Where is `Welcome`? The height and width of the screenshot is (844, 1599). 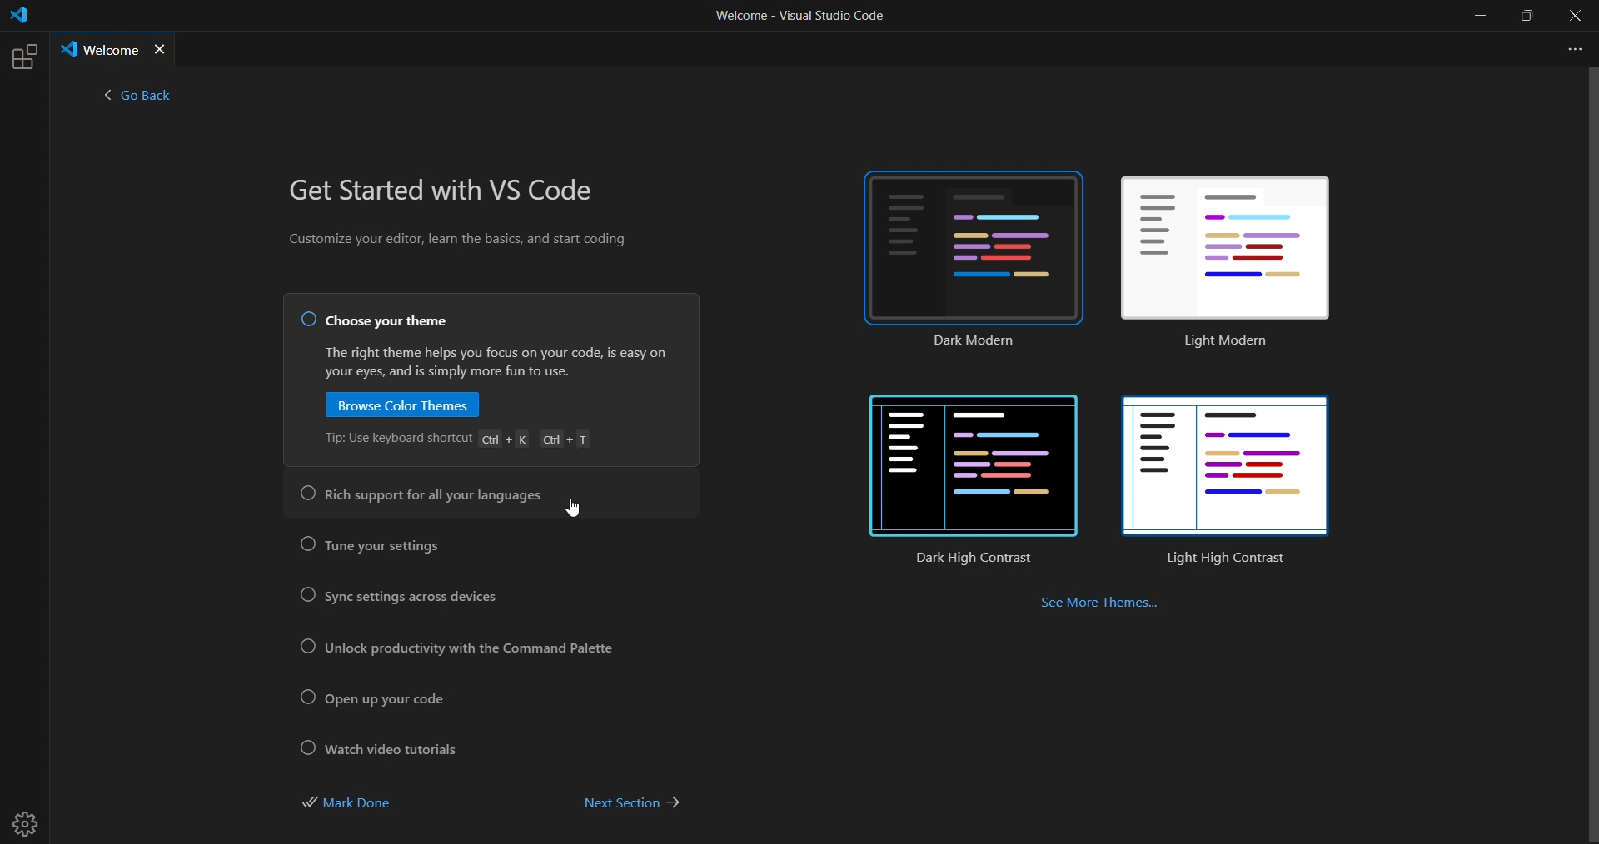 Welcome is located at coordinates (98, 49).